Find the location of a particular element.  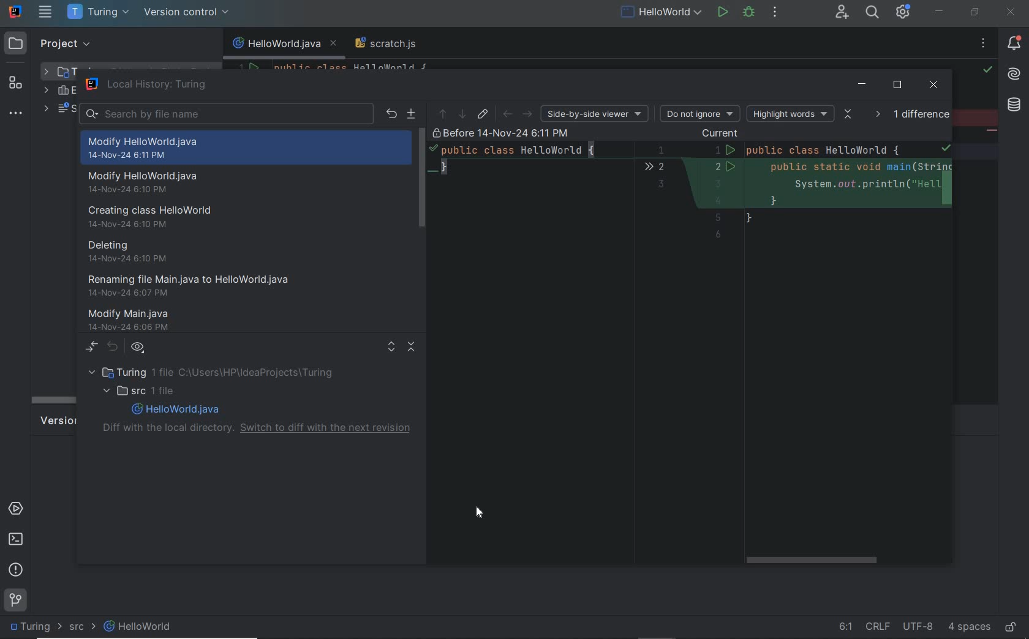

structure is located at coordinates (15, 83).